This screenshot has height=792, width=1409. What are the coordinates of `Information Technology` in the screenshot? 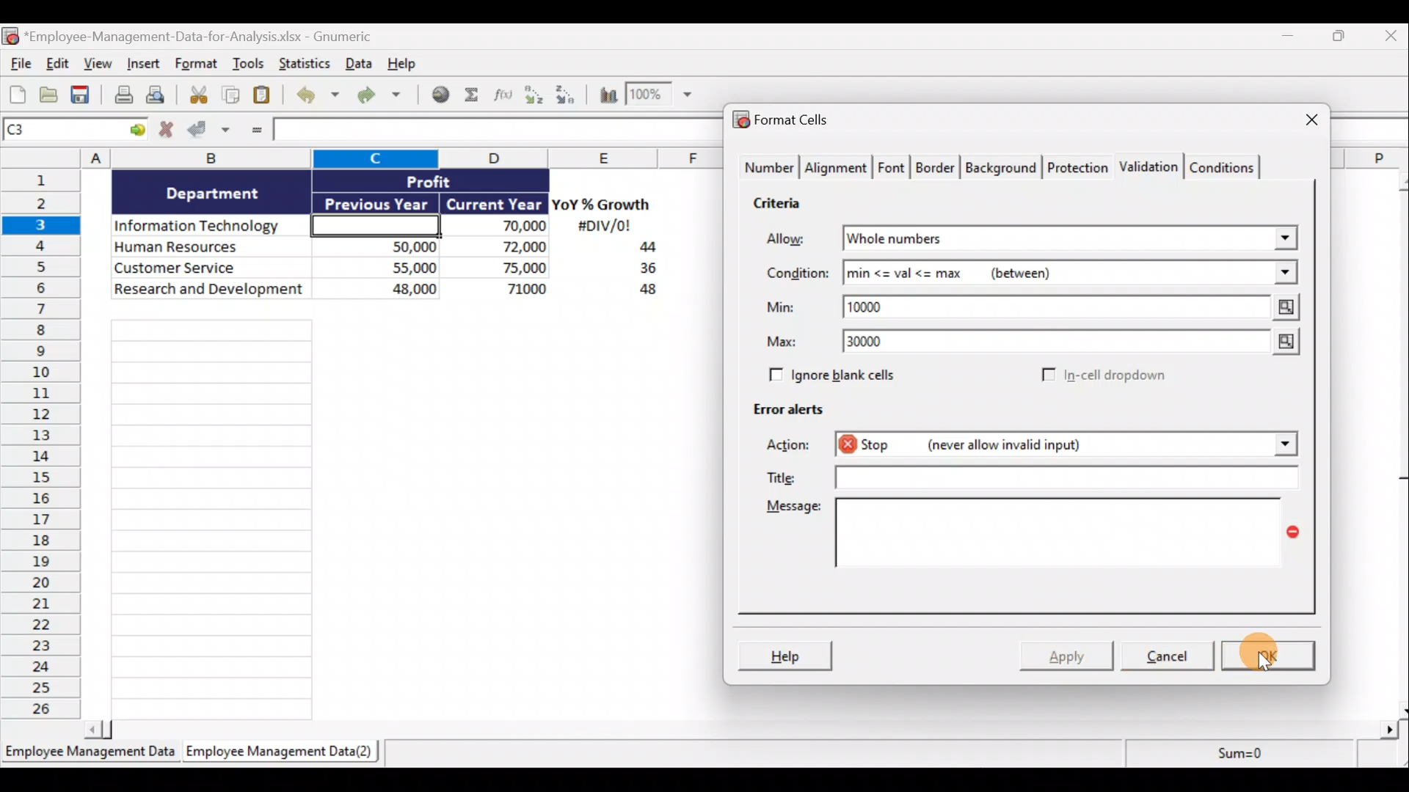 It's located at (211, 227).